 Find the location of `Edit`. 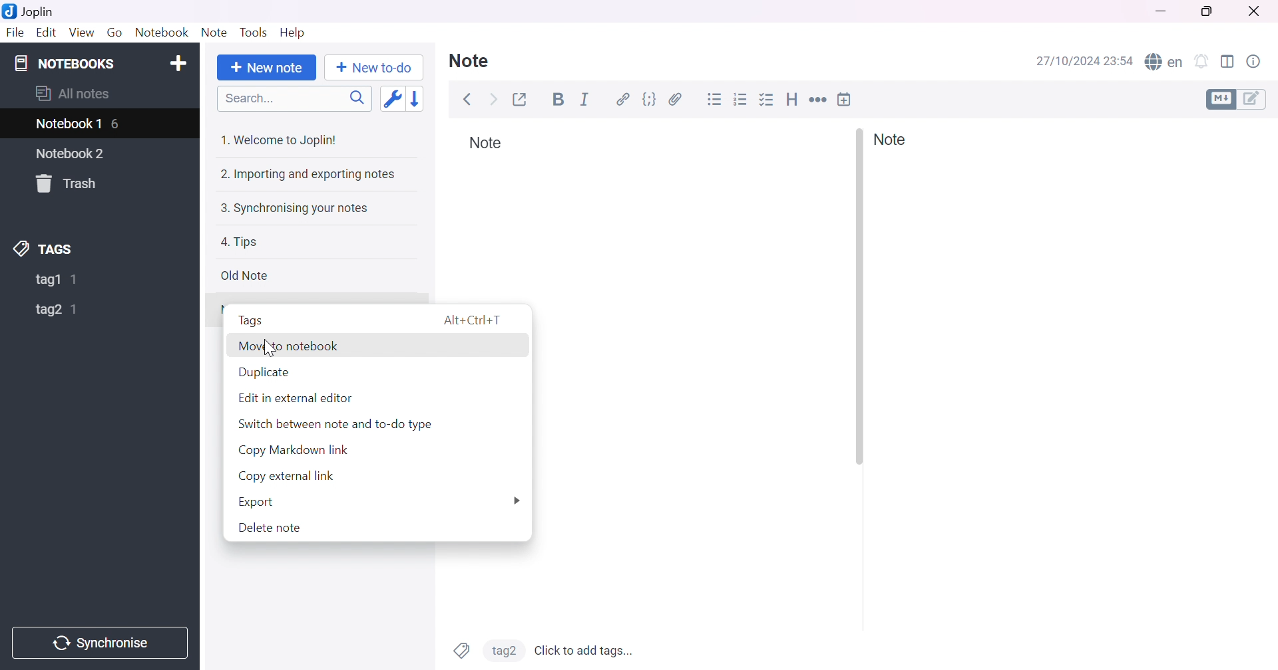

Edit is located at coordinates (47, 35).